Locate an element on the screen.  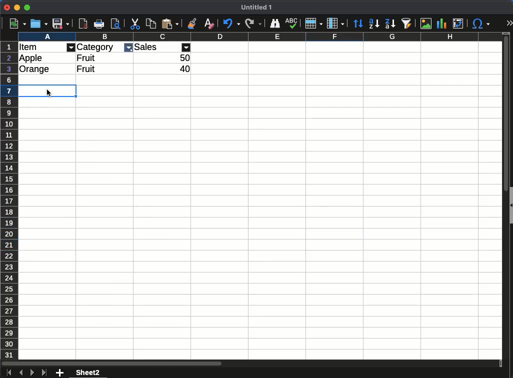
redo is located at coordinates (253, 24).